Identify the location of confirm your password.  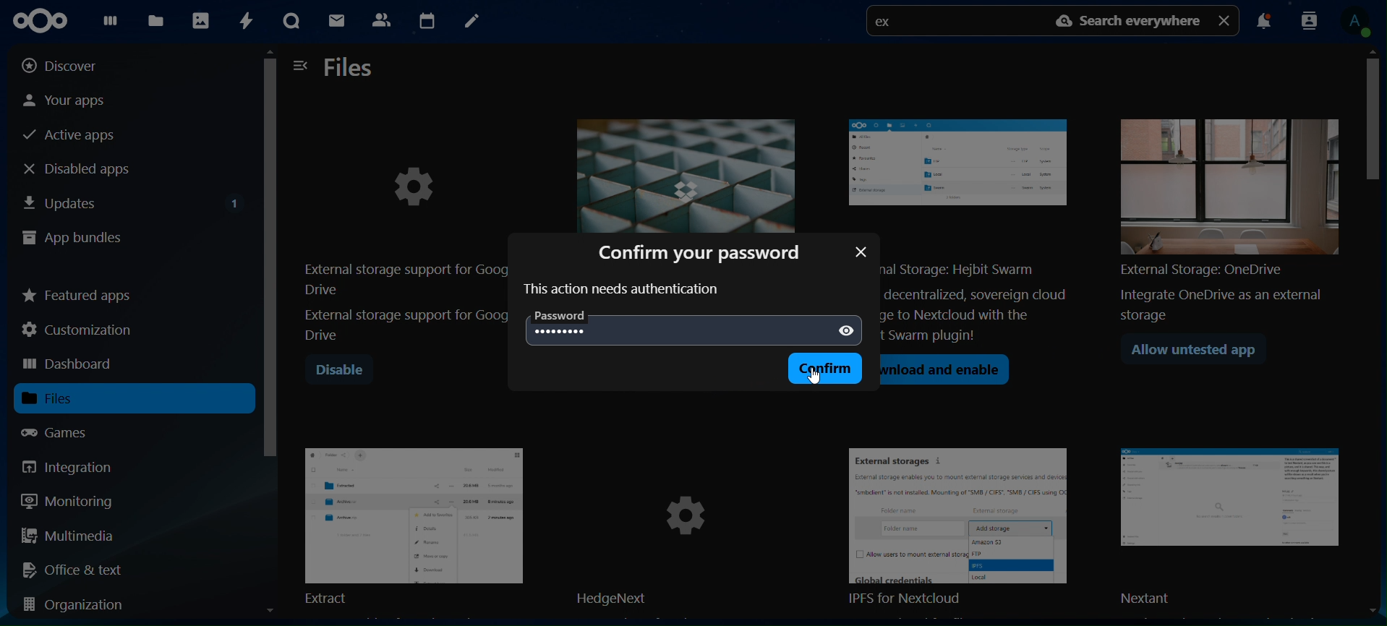
(705, 251).